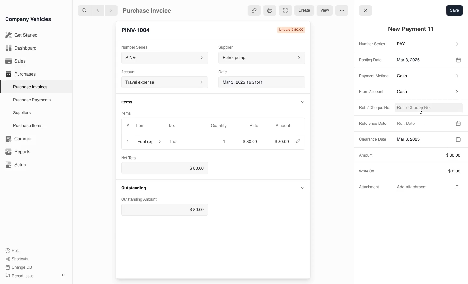  Describe the element at coordinates (184, 142) in the screenshot. I see `Tax ` at that location.